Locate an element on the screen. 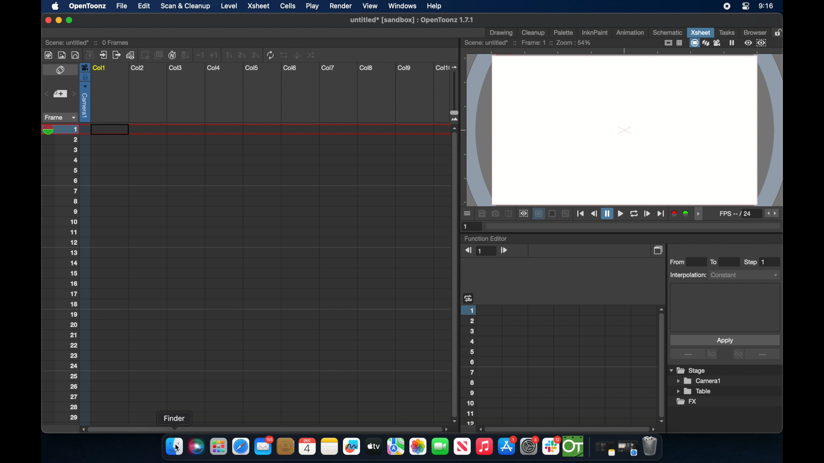 Image resolution: width=824 pixels, height=463 pixels. music is located at coordinates (484, 447).